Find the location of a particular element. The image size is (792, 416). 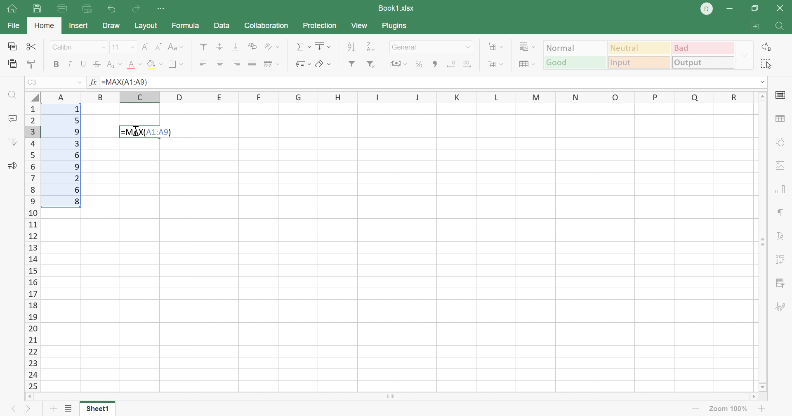

Currency style is located at coordinates (398, 64).